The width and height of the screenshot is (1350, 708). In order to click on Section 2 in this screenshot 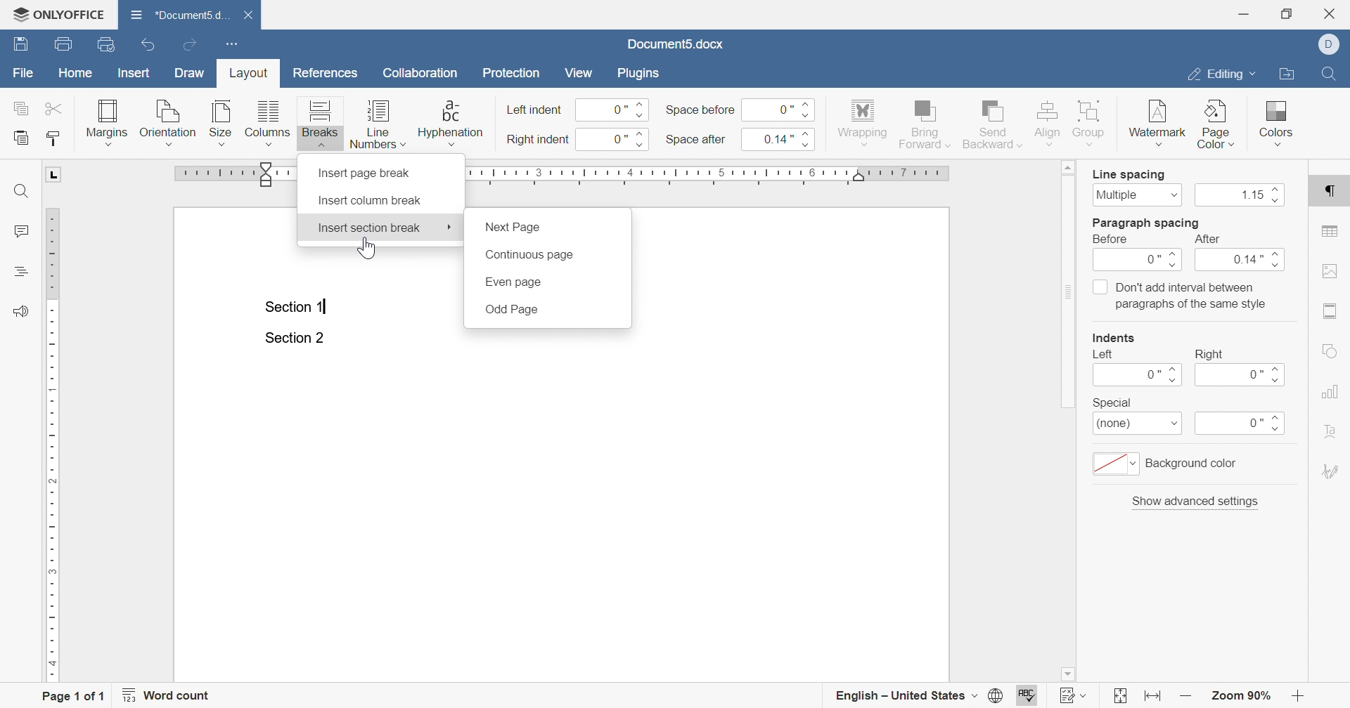, I will do `click(294, 339)`.